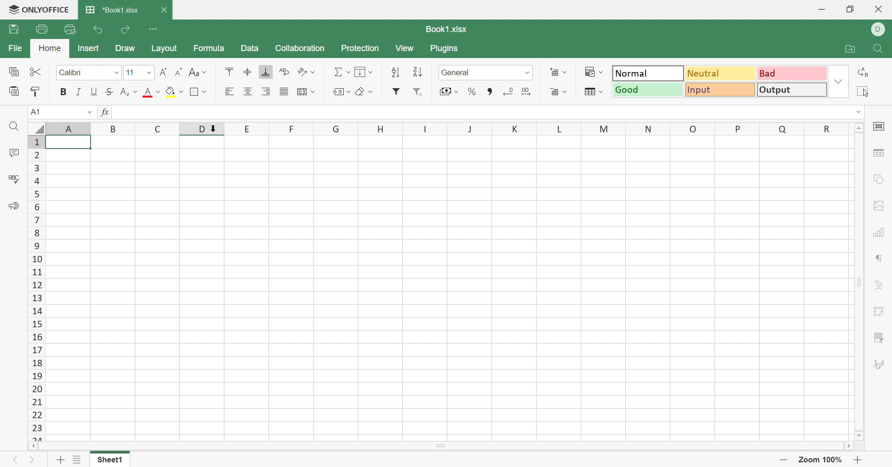 This screenshot has height=467, width=892. I want to click on Protection, so click(361, 48).